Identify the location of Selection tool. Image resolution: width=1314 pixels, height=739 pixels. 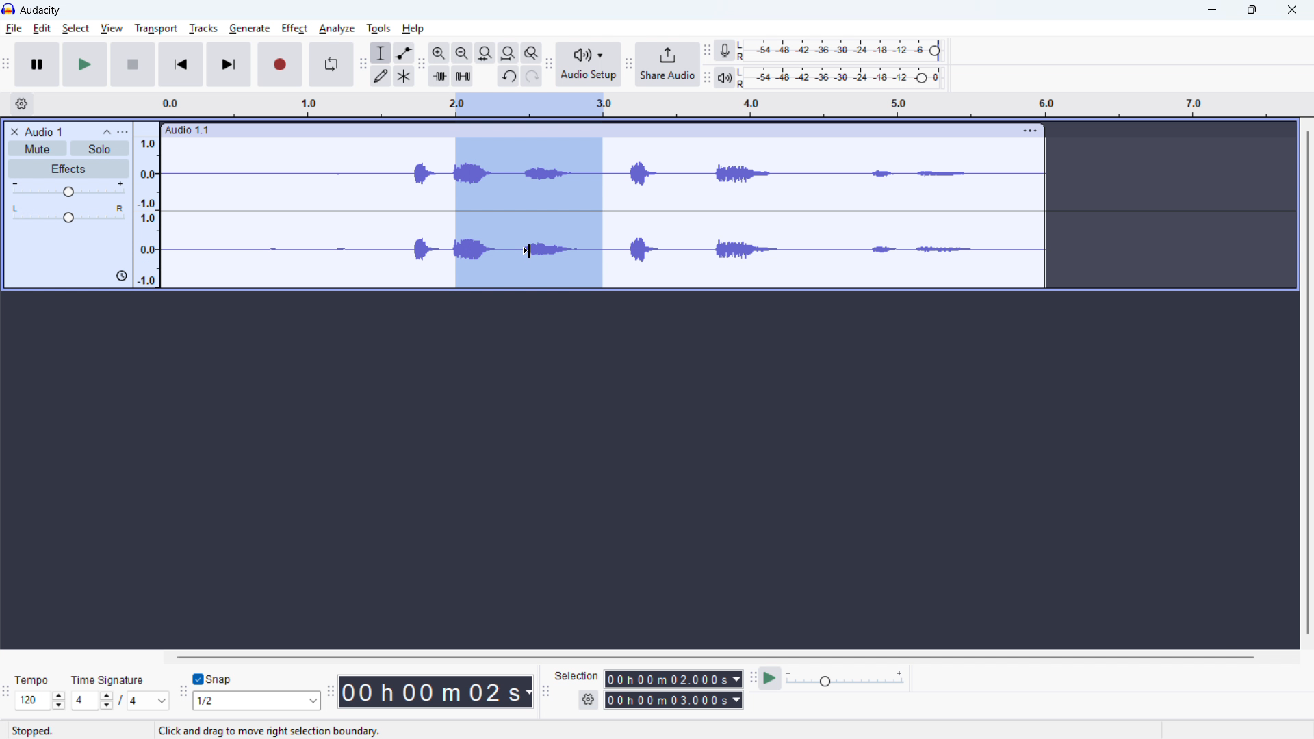
(381, 52).